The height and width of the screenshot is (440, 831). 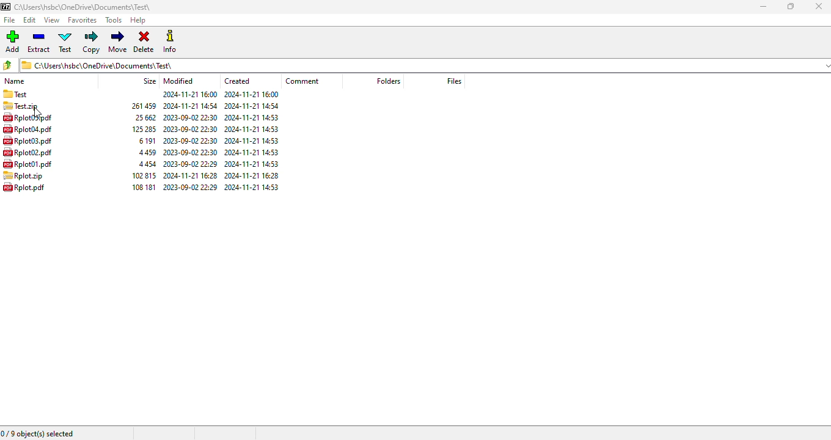 What do you see at coordinates (147, 164) in the screenshot?
I see `size` at bounding box center [147, 164].